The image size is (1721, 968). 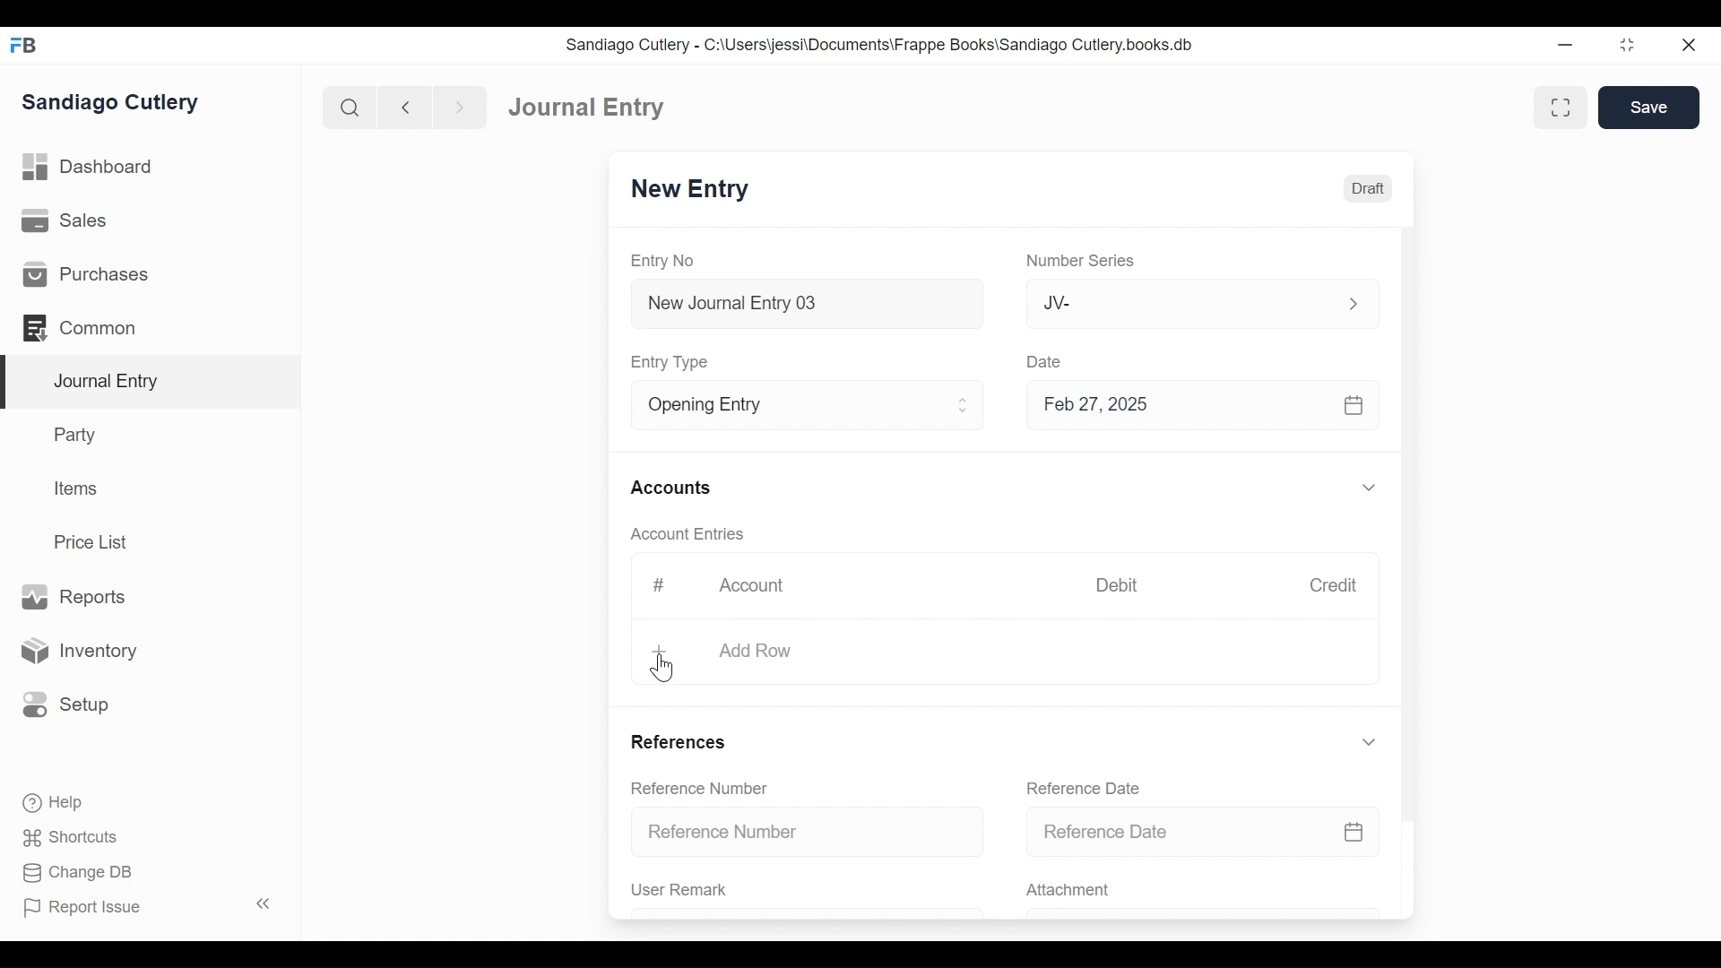 I want to click on Attachment, so click(x=1068, y=892).